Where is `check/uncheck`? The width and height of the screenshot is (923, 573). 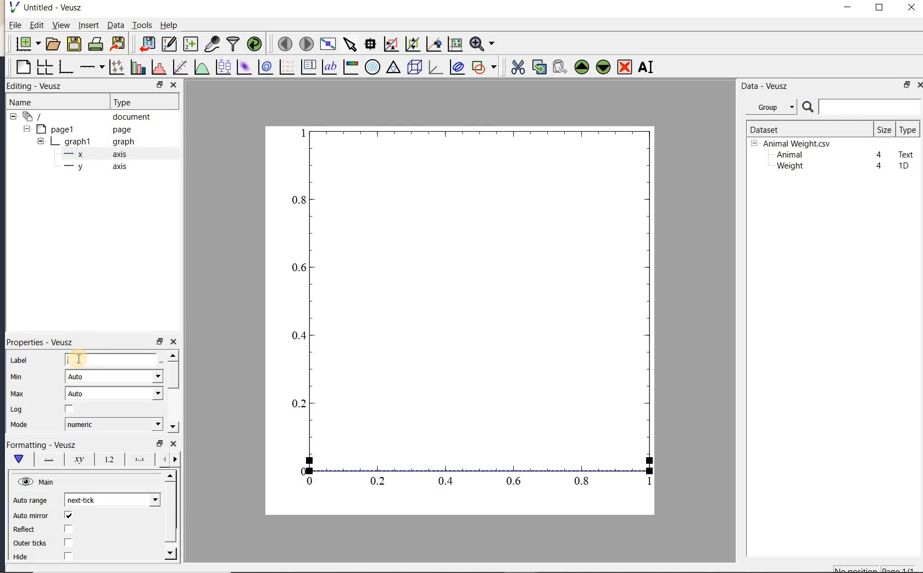
check/uncheck is located at coordinates (69, 542).